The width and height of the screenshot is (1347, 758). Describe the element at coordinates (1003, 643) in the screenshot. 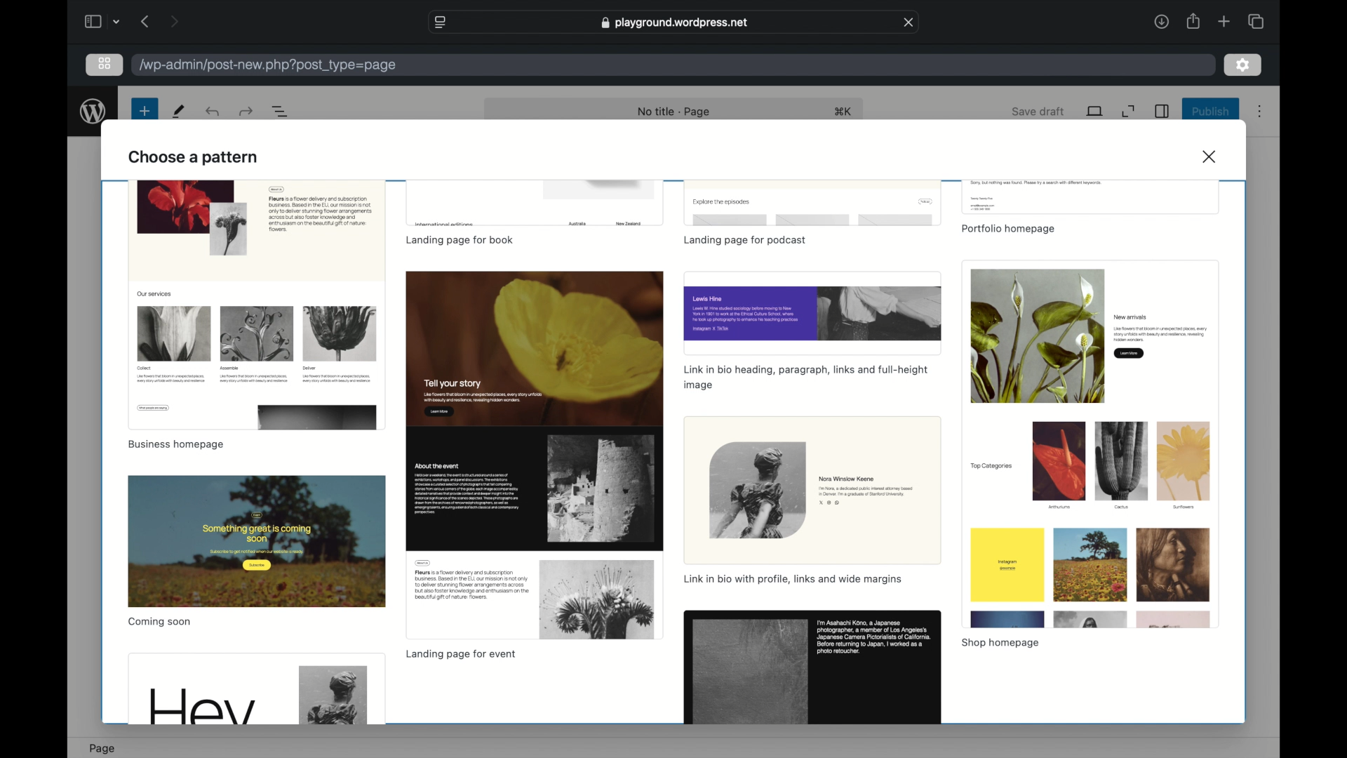

I see `template name` at that location.